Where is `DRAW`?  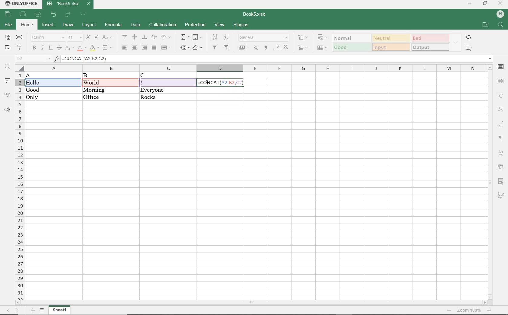
DRAW is located at coordinates (68, 25).